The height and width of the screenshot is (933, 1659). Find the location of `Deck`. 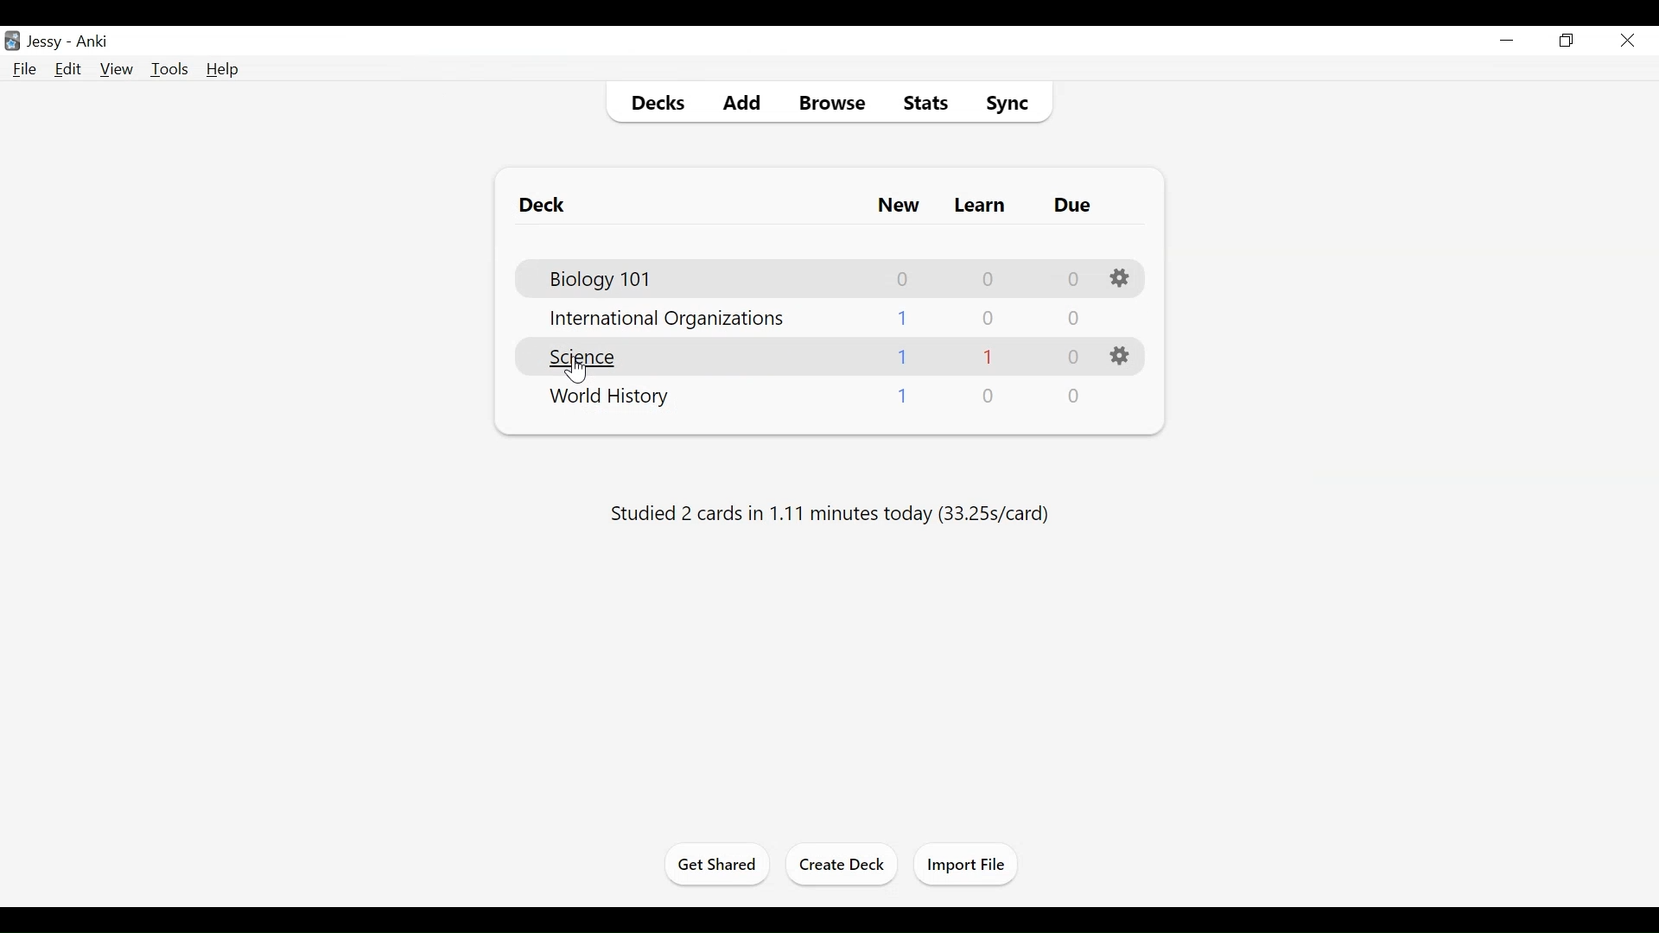

Deck is located at coordinates (548, 206).